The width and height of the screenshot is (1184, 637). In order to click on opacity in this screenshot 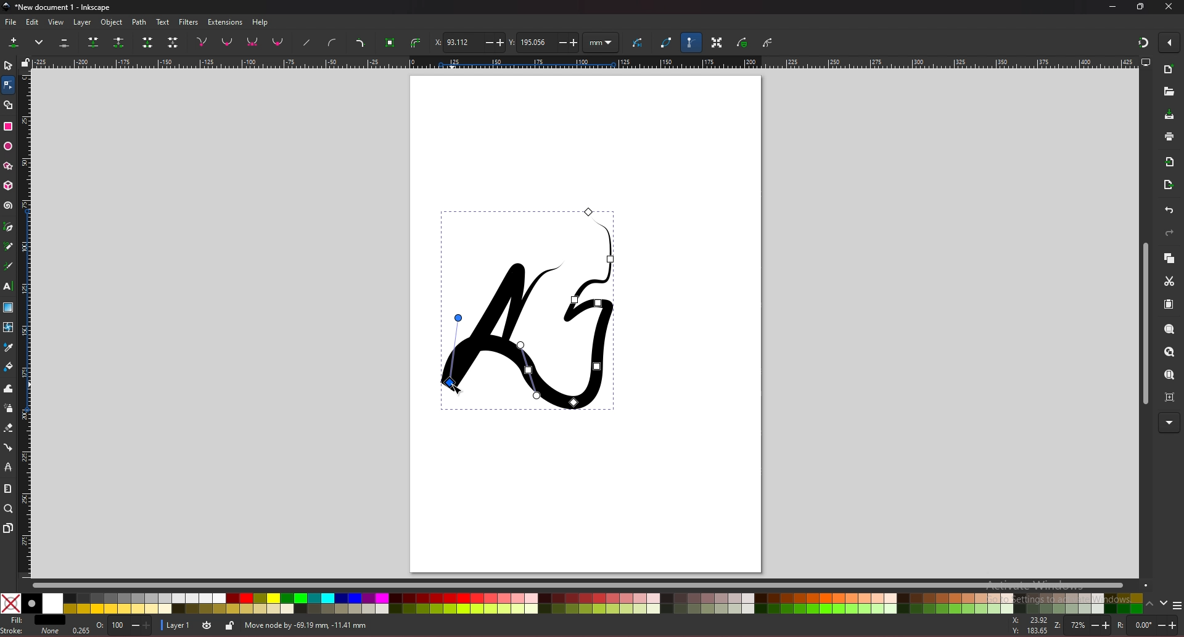, I will do `click(124, 626)`.